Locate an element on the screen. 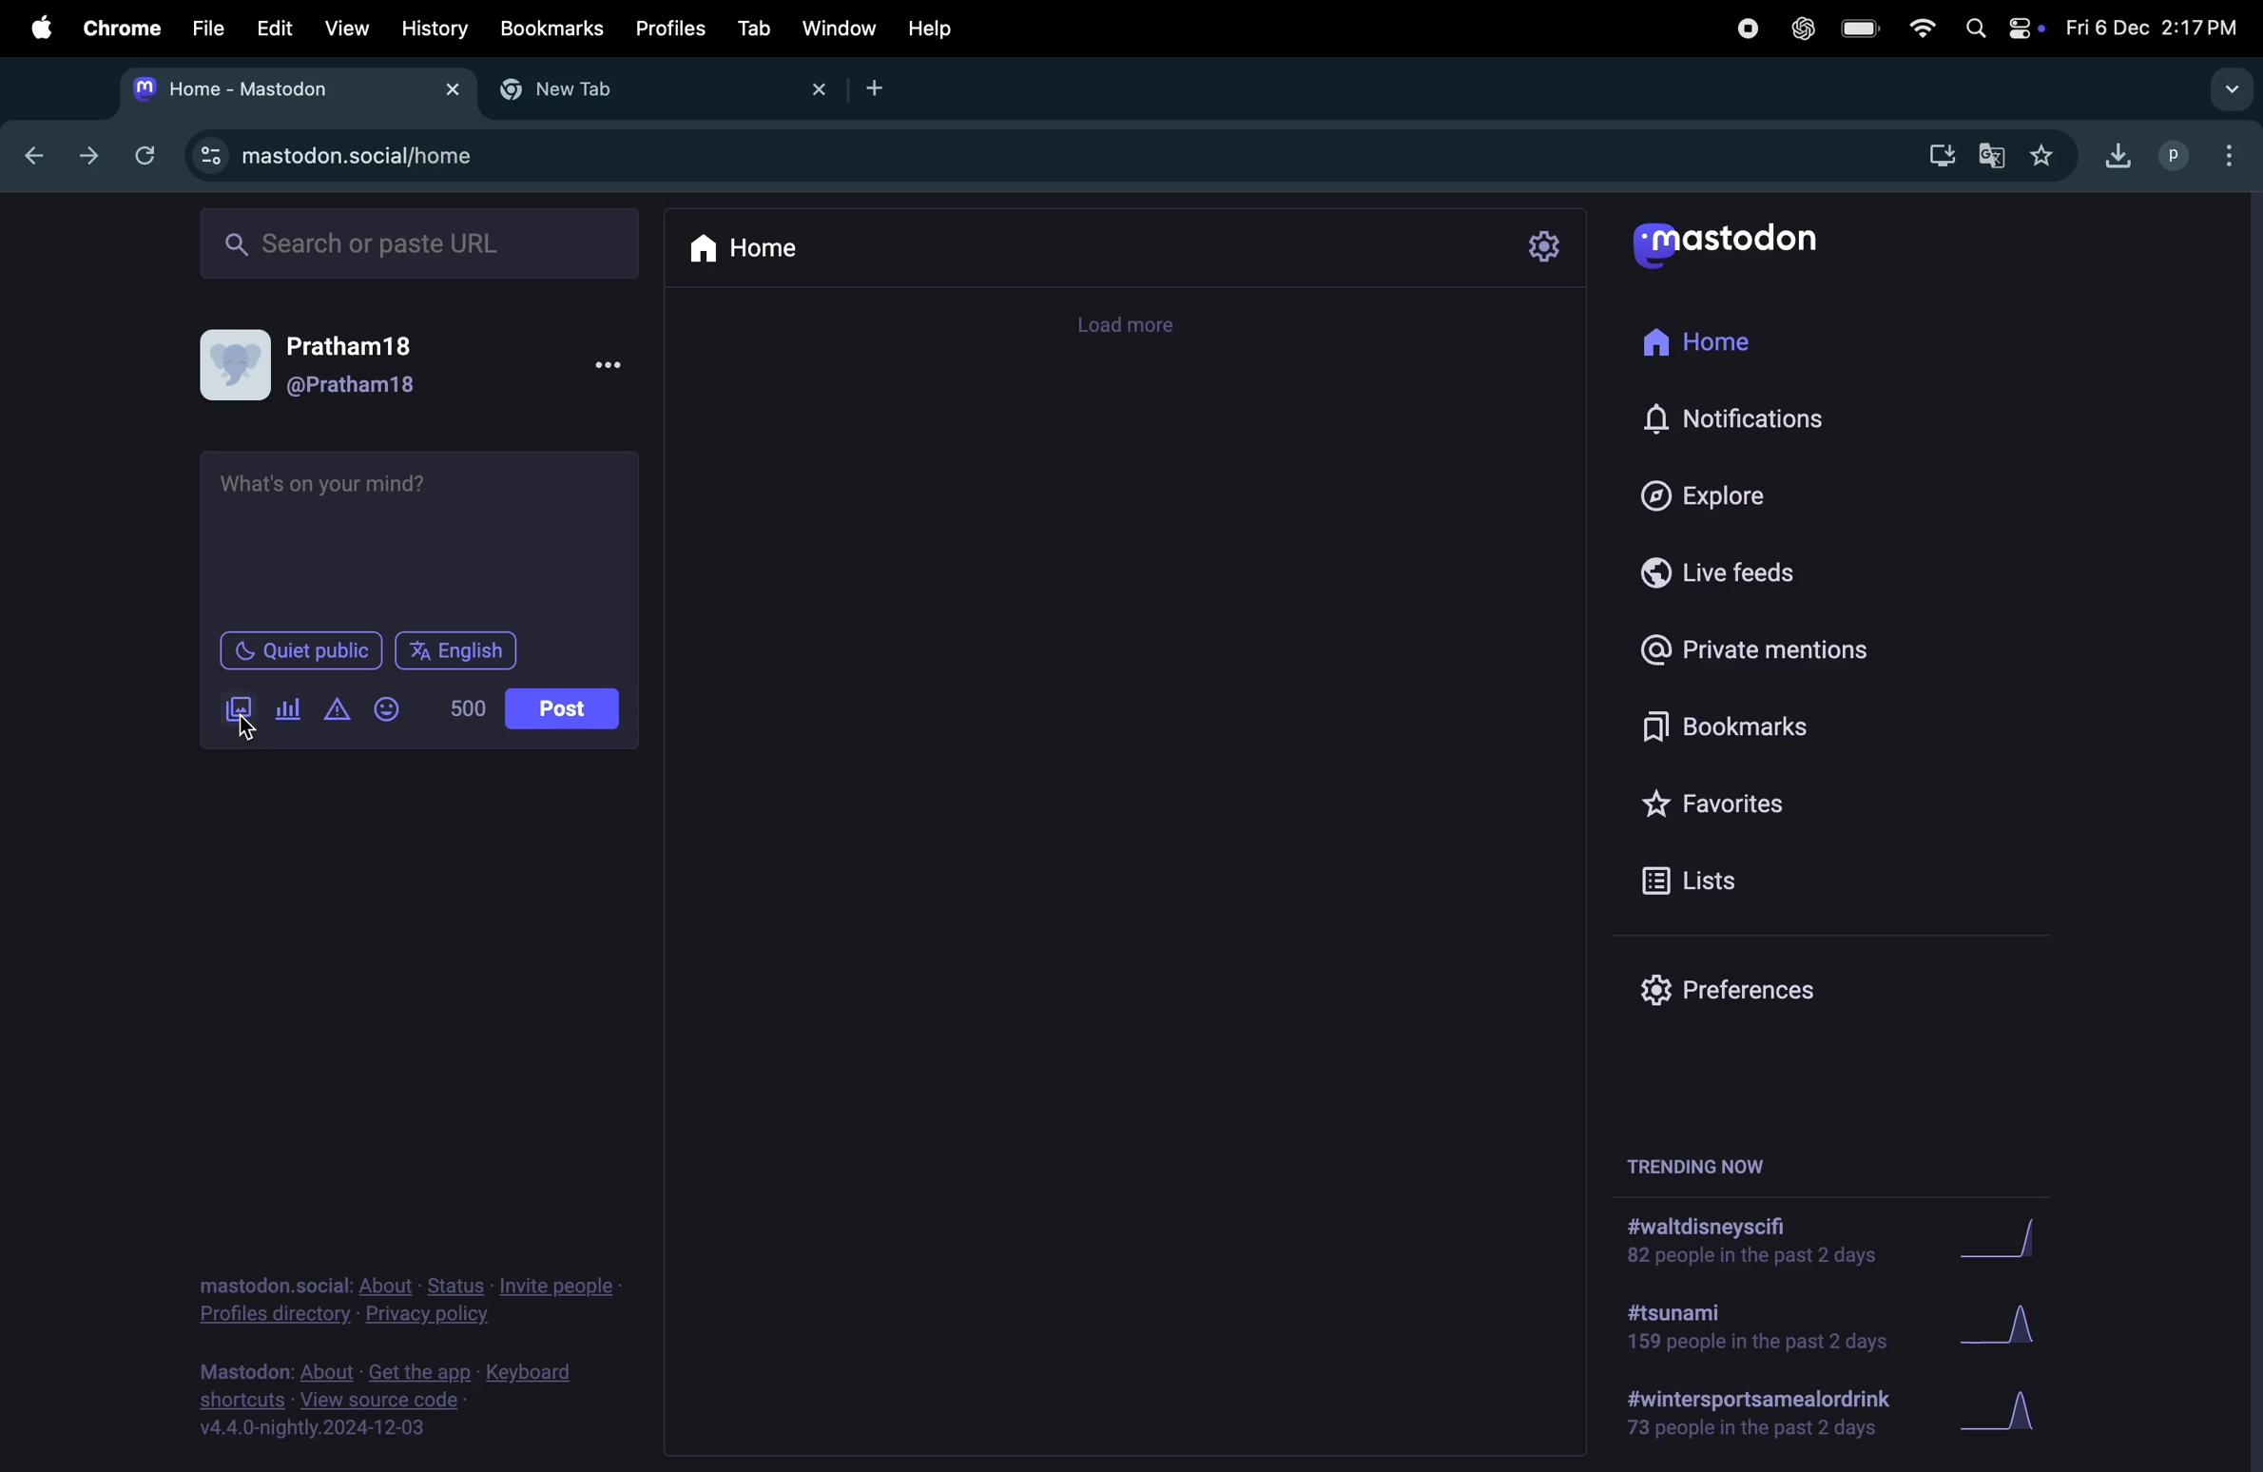 The height and width of the screenshot is (1472, 2263). #wintersportmeal drink is located at coordinates (1766, 1414).